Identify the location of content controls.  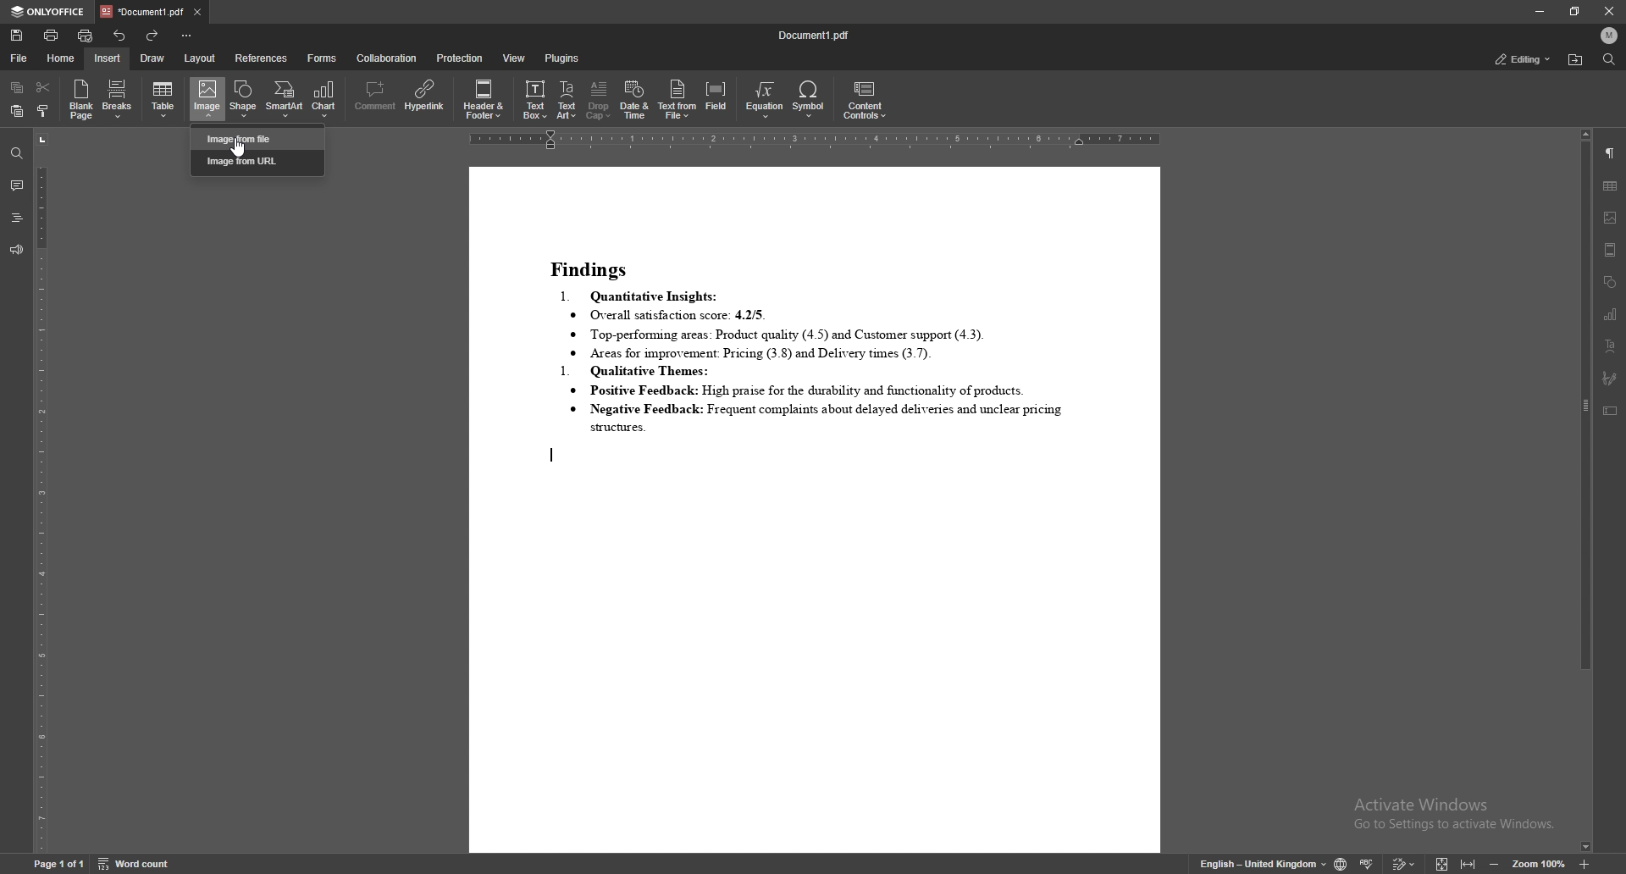
(869, 100).